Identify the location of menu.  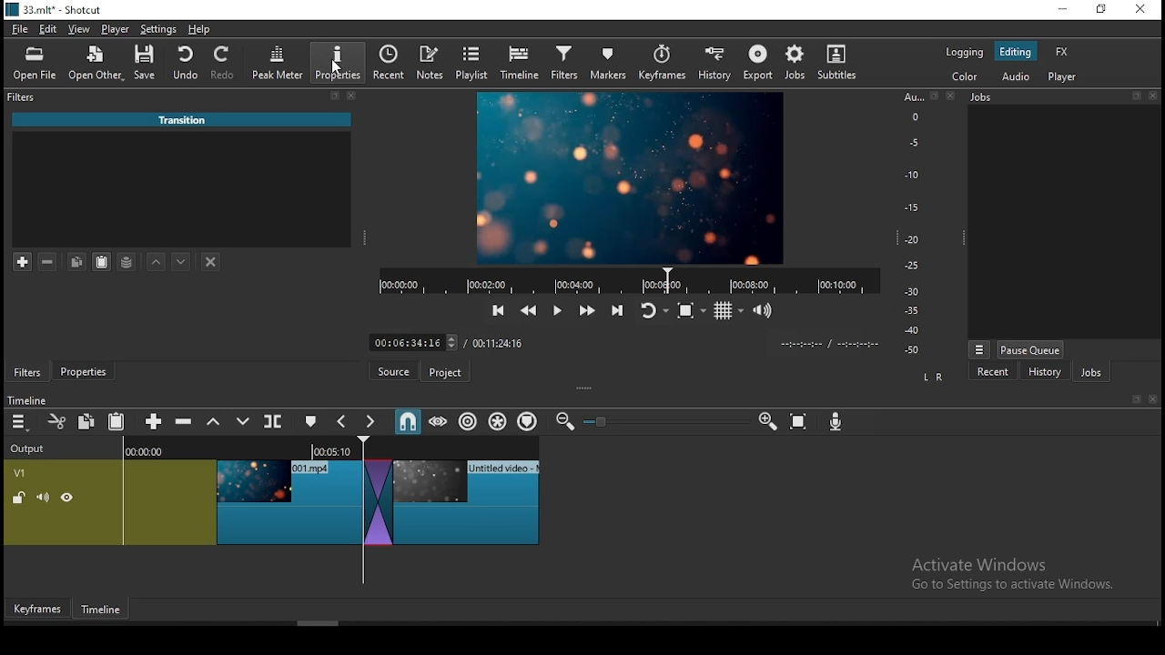
(19, 422).